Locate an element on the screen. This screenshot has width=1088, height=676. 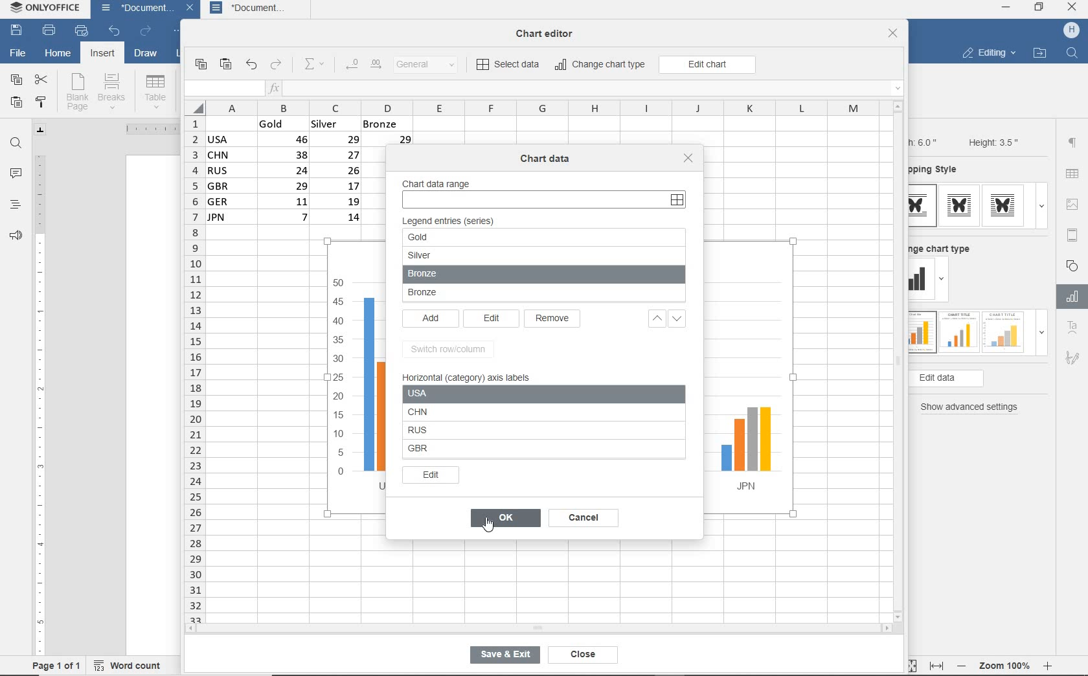
save is located at coordinates (17, 31).